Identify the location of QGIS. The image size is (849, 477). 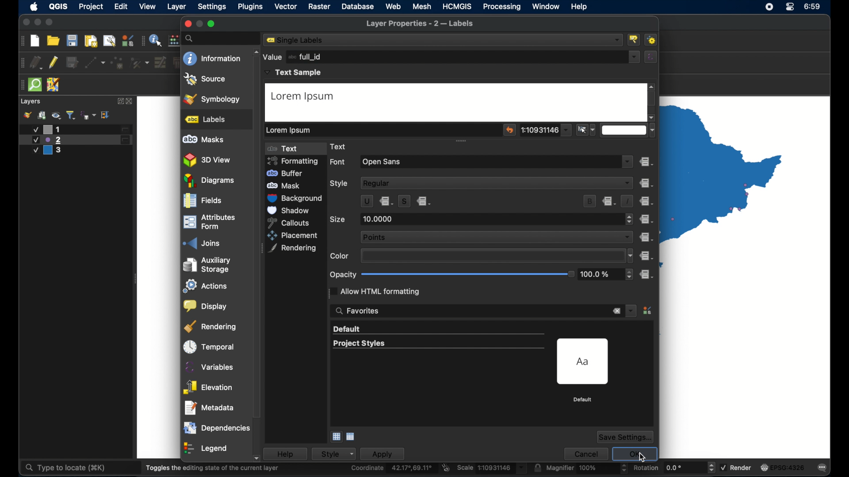
(59, 6).